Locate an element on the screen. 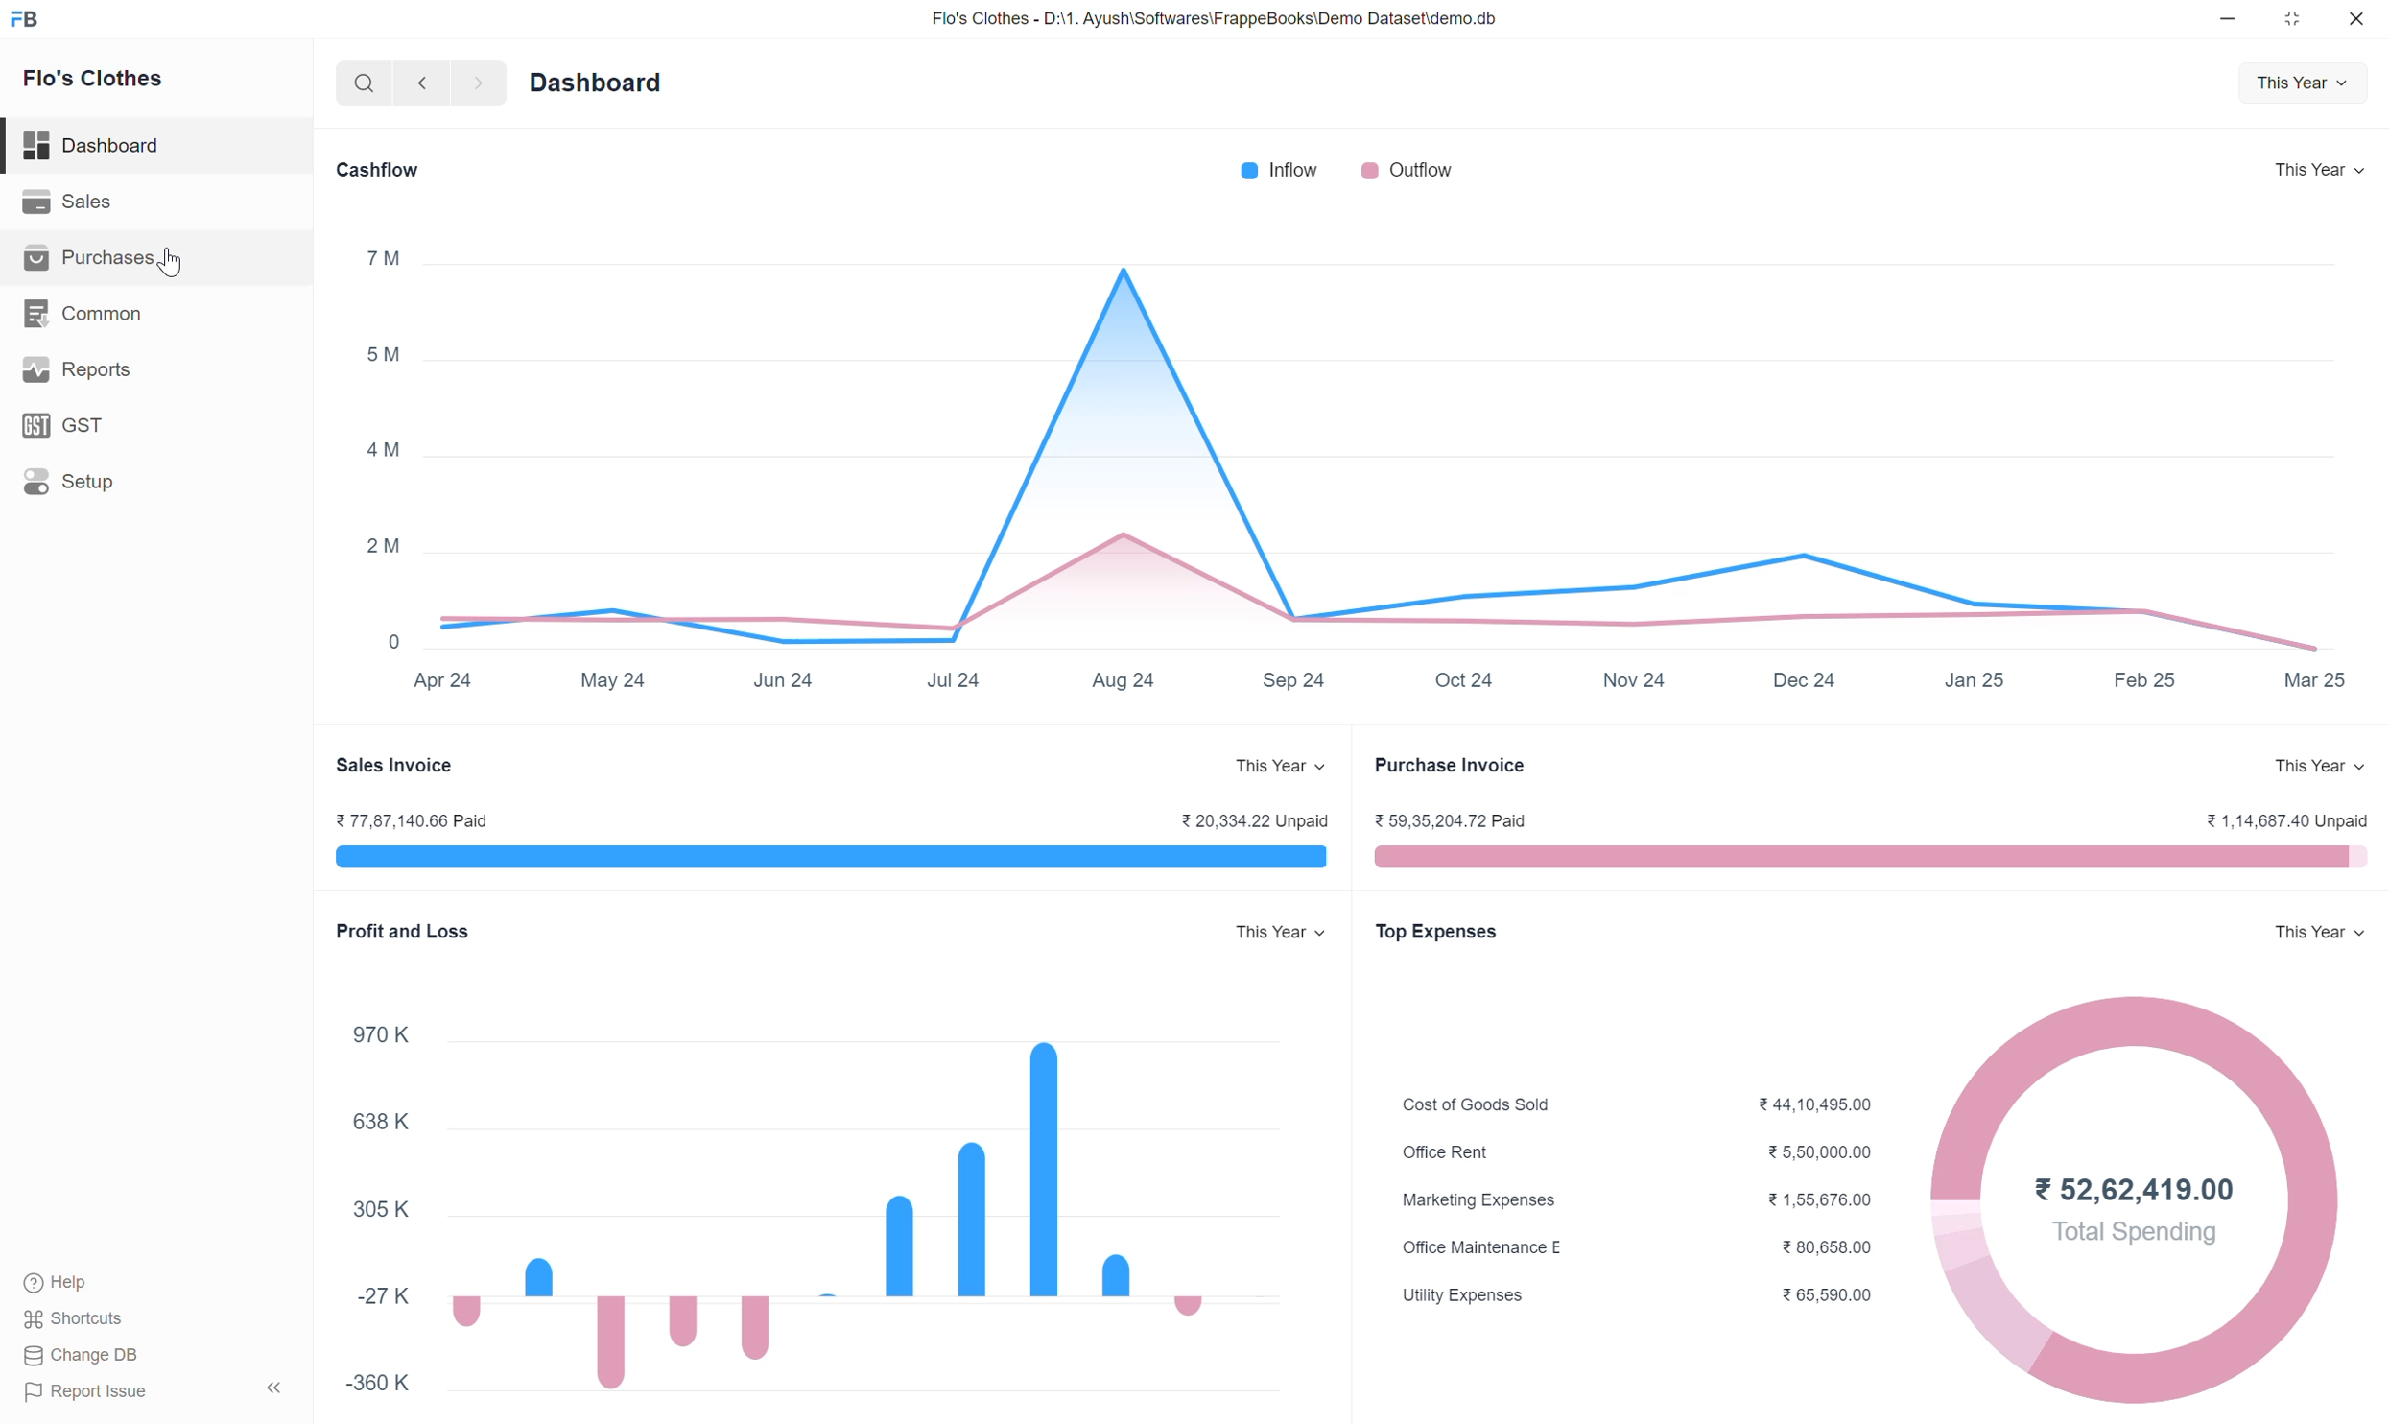 Image resolution: width=2389 pixels, height=1424 pixels. 2M is located at coordinates (385, 544).